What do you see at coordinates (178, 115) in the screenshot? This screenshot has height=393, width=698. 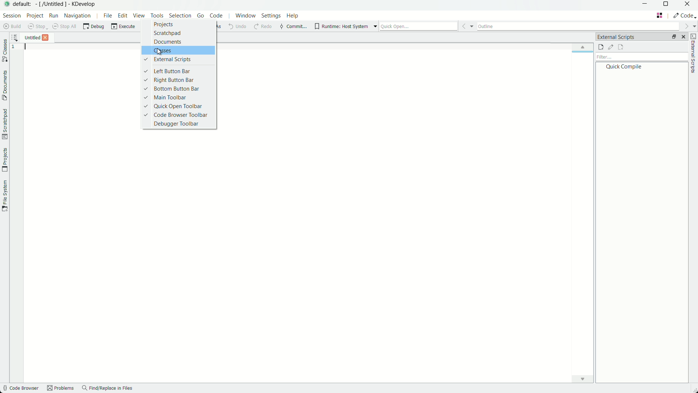 I see `code browser toolbar` at bounding box center [178, 115].